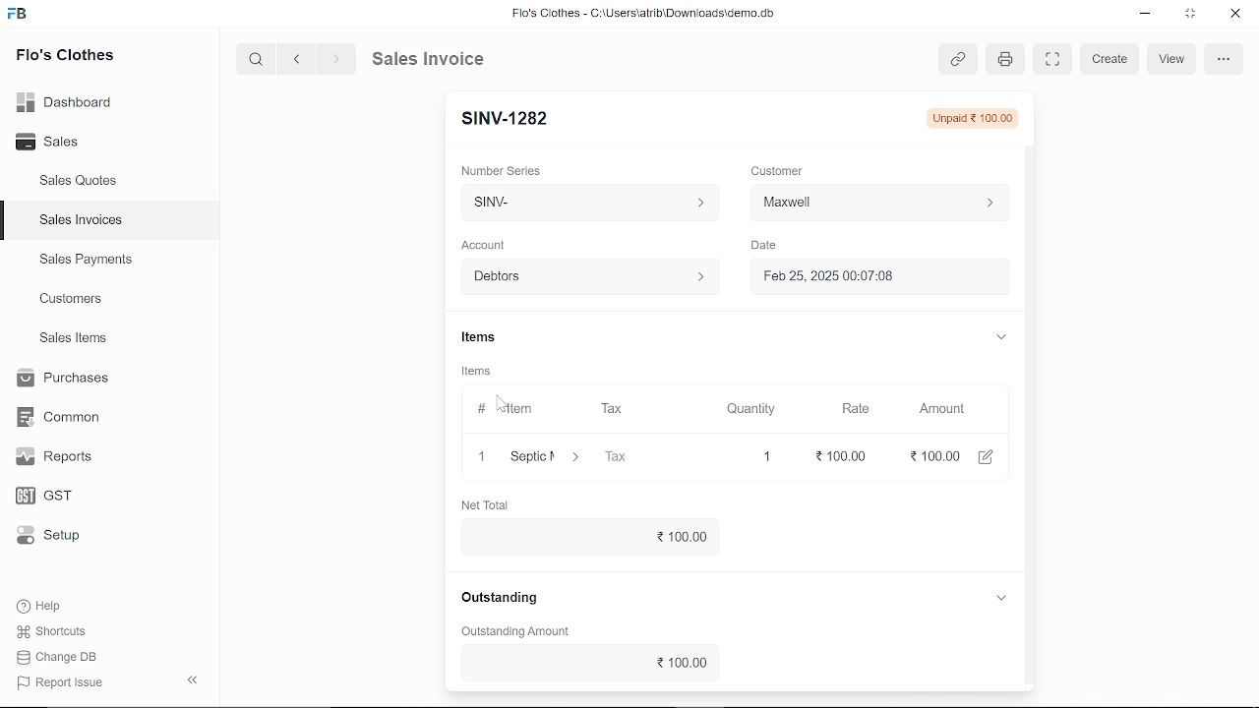 This screenshot has height=708, width=1259. Describe the element at coordinates (73, 298) in the screenshot. I see `Customers` at that location.